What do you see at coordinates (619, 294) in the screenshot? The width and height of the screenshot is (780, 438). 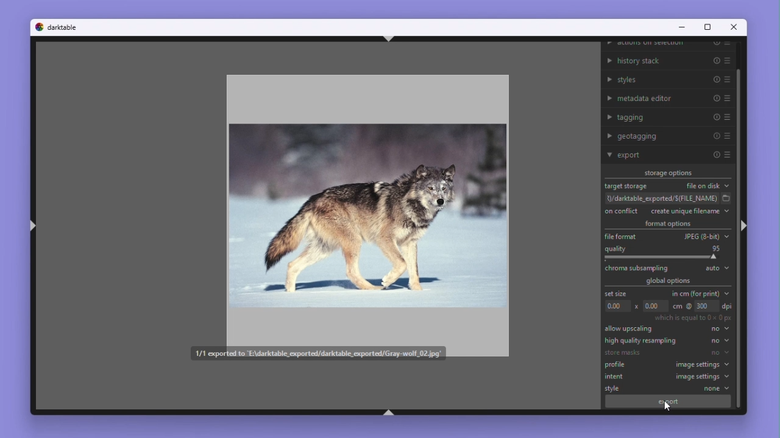 I see `Set size` at bounding box center [619, 294].